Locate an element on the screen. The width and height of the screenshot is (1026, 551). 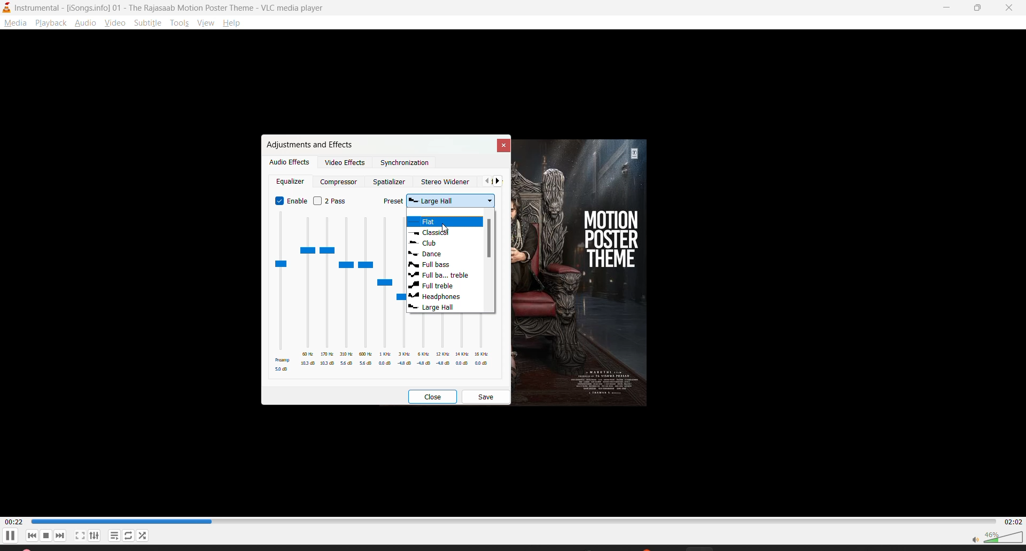
next is located at coordinates (500, 182).